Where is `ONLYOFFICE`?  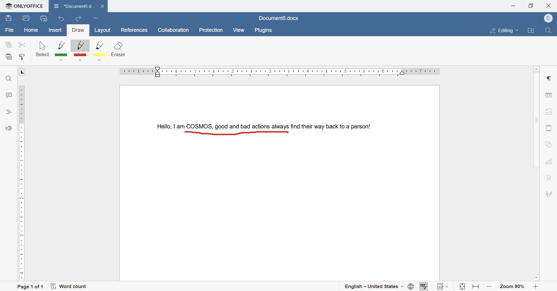 ONLYOFFICE is located at coordinates (22, 5).